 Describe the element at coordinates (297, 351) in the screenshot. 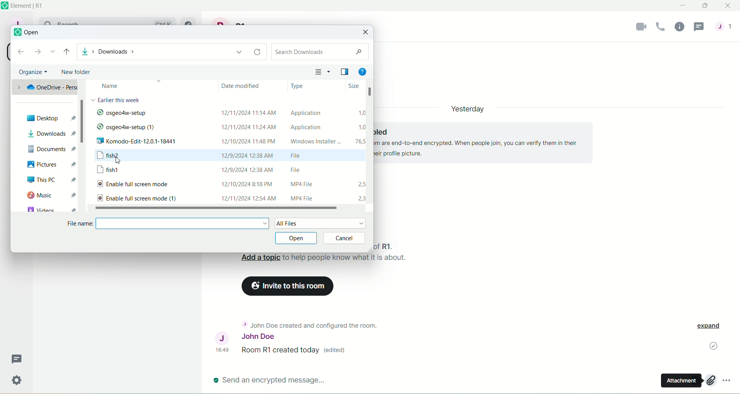

I see `Room R1 created today (edited)` at that location.